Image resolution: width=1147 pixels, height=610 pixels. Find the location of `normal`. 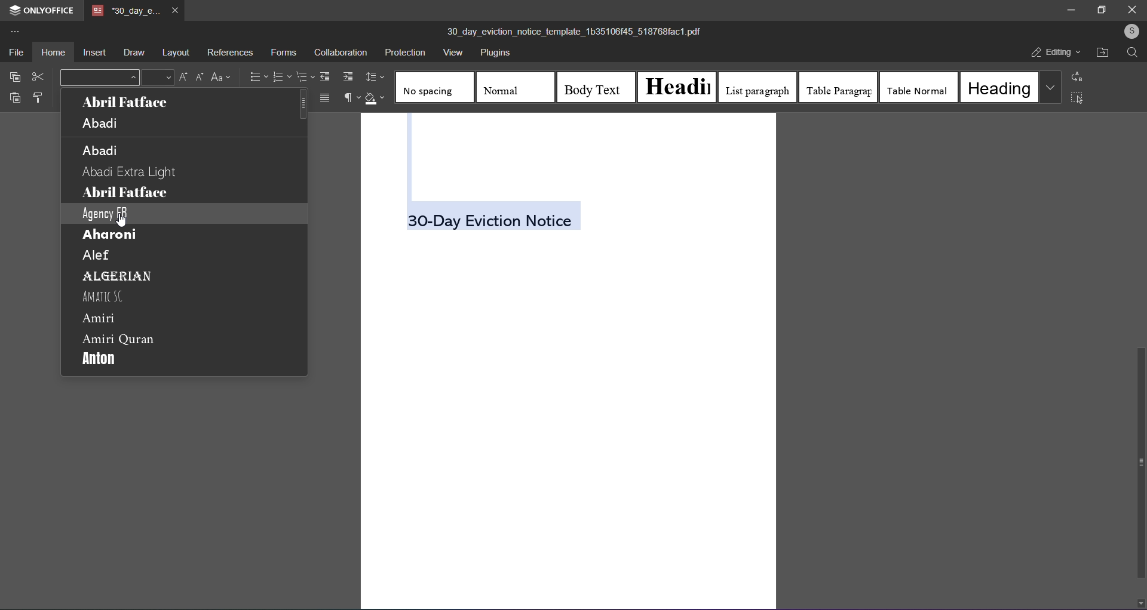

normal is located at coordinates (509, 87).